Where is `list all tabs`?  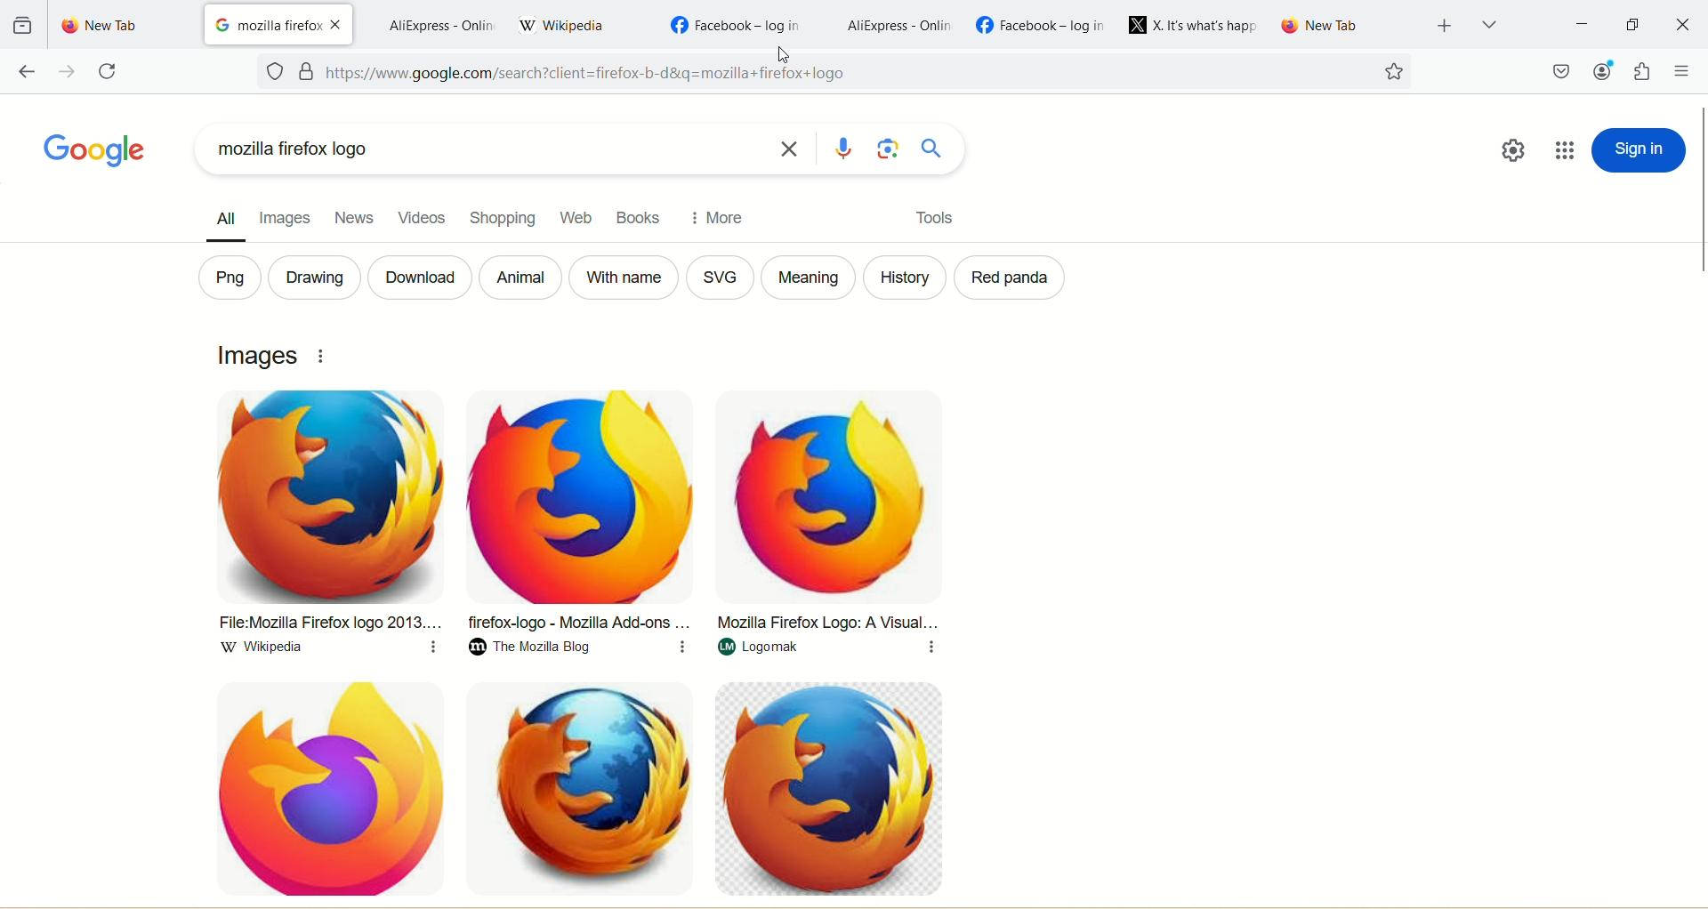
list all tabs is located at coordinates (1486, 24).